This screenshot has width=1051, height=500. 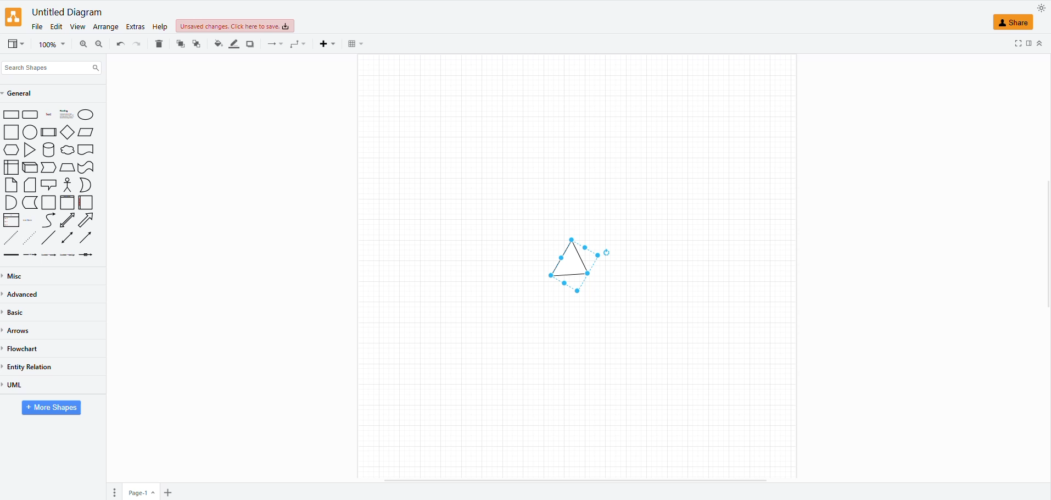 I want to click on undo, so click(x=137, y=43).